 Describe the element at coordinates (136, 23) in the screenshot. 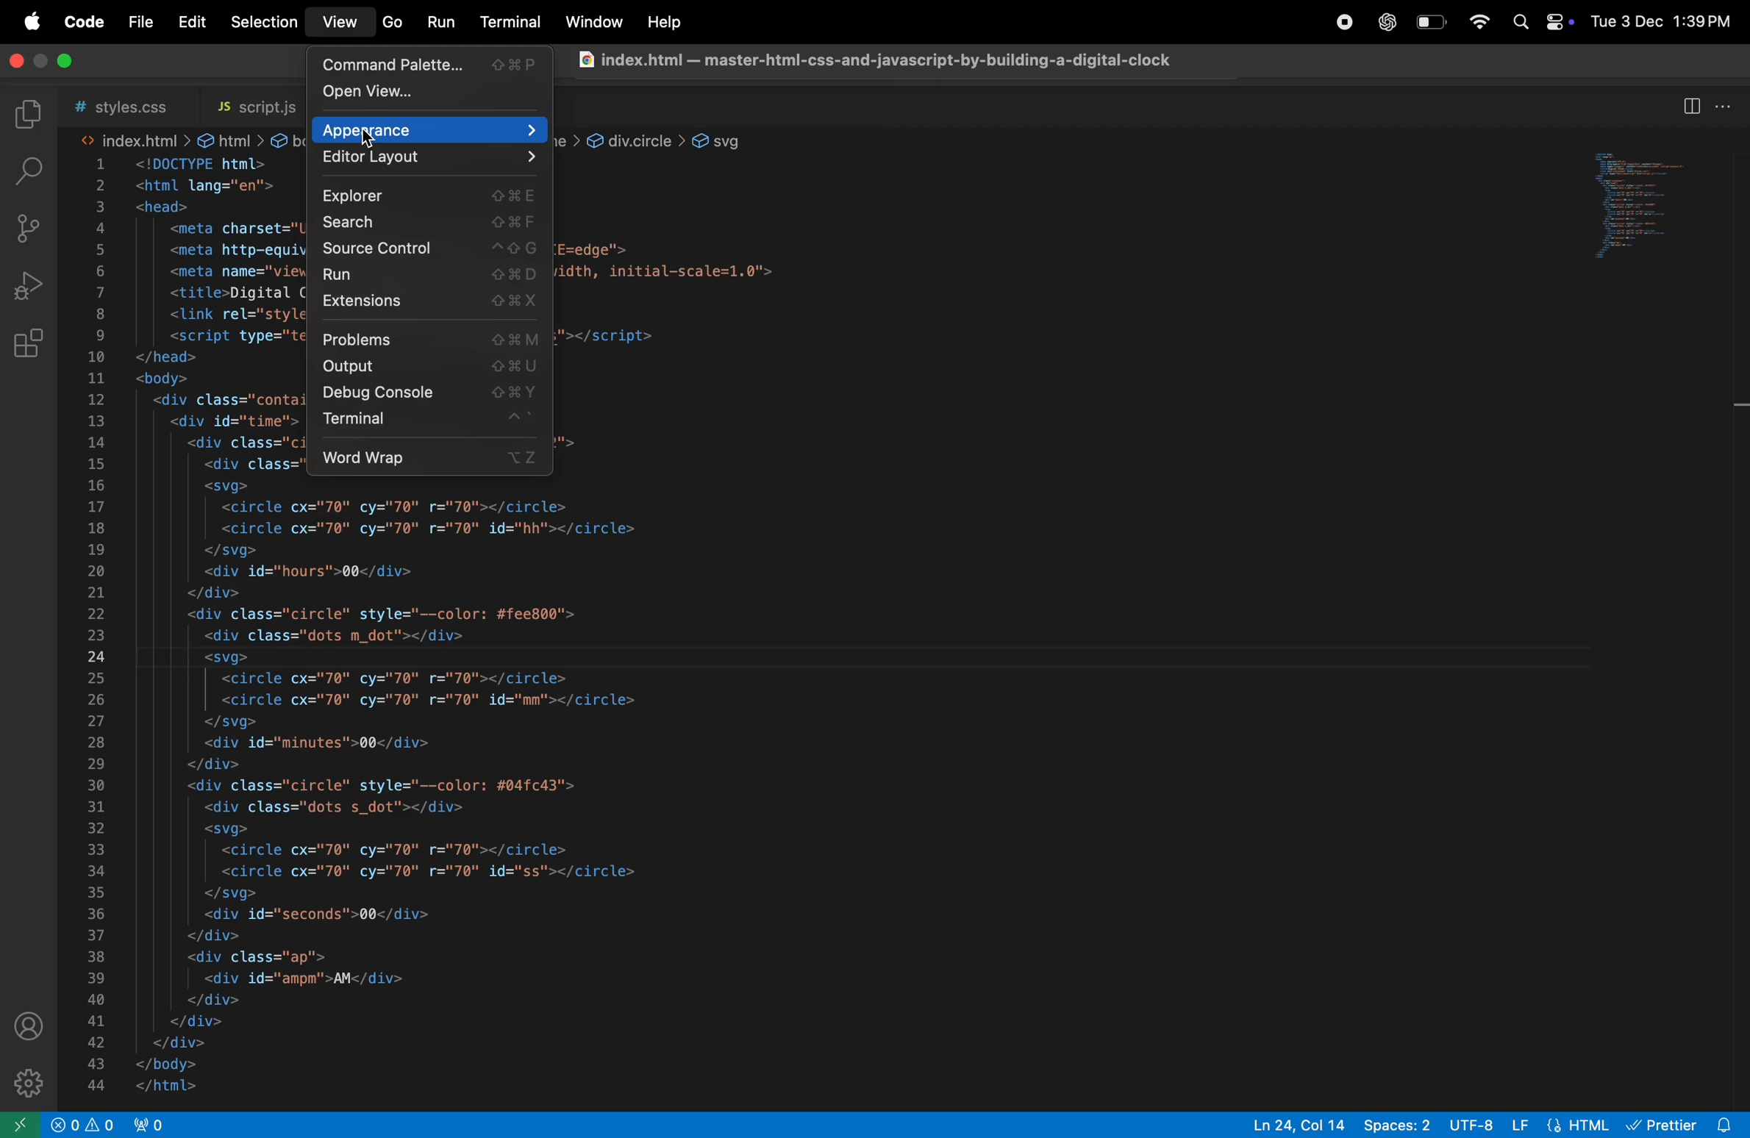

I see `file` at that location.